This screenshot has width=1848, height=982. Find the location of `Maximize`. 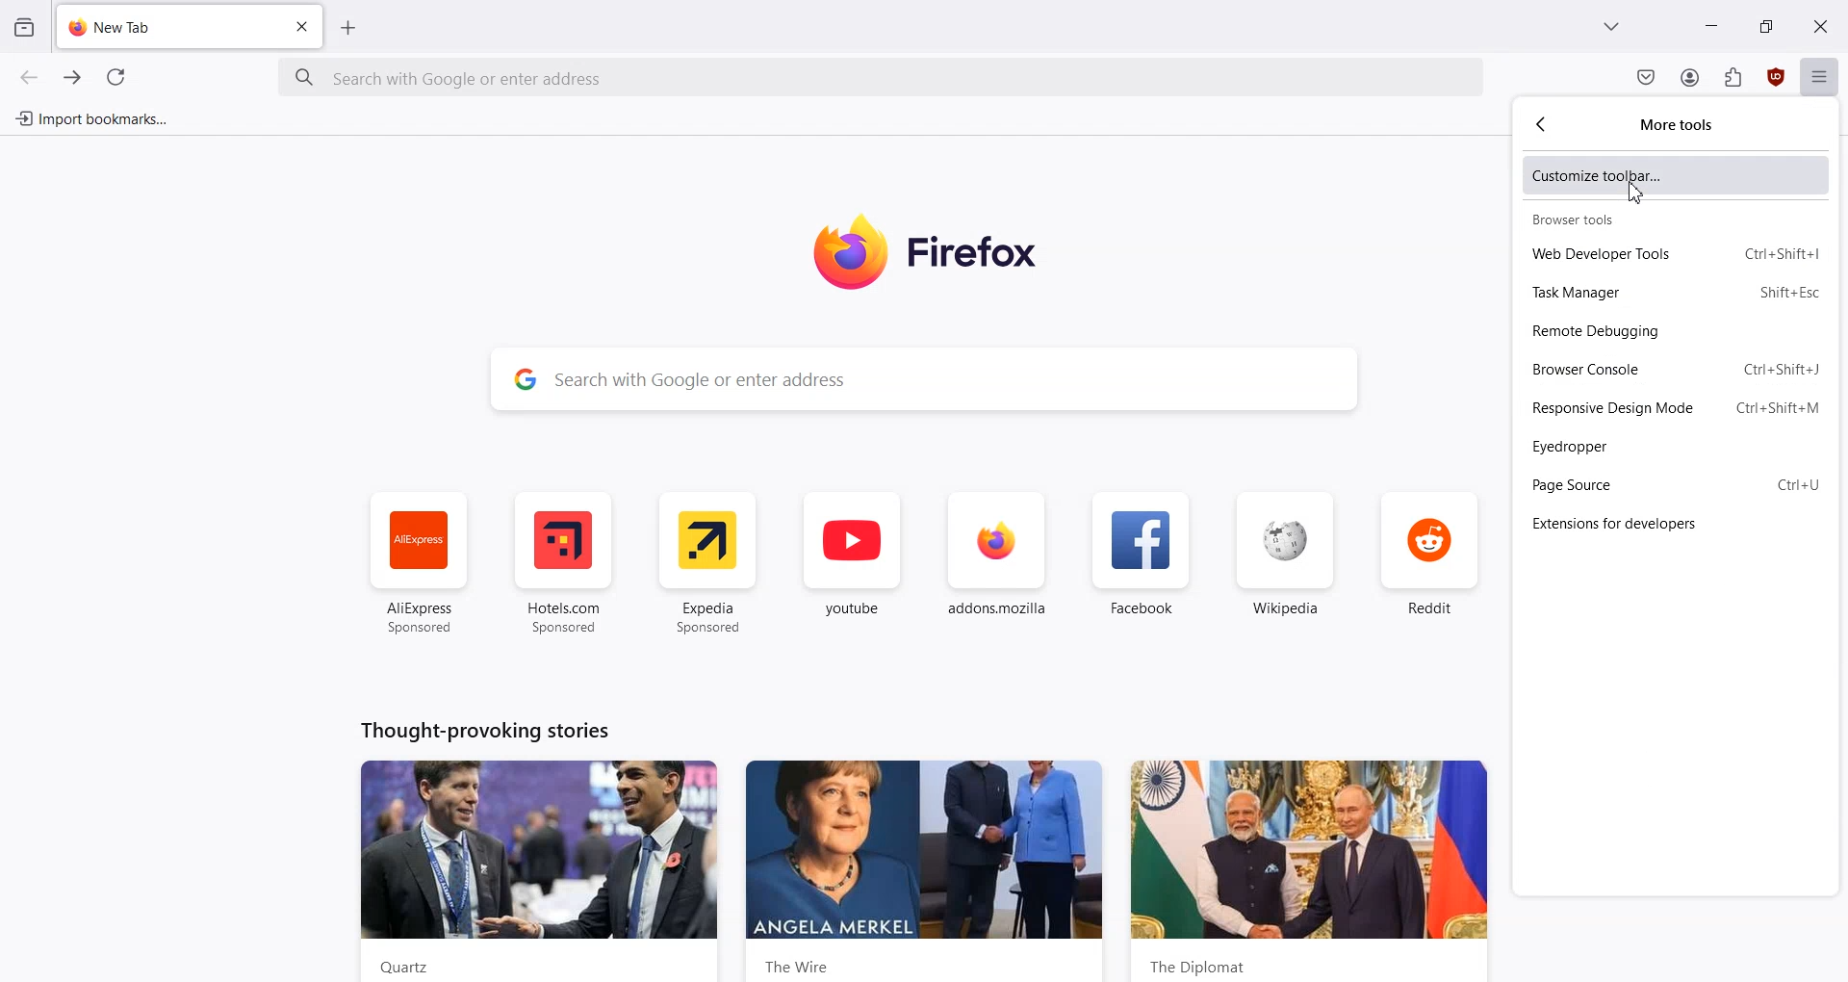

Maximize is located at coordinates (1765, 25).